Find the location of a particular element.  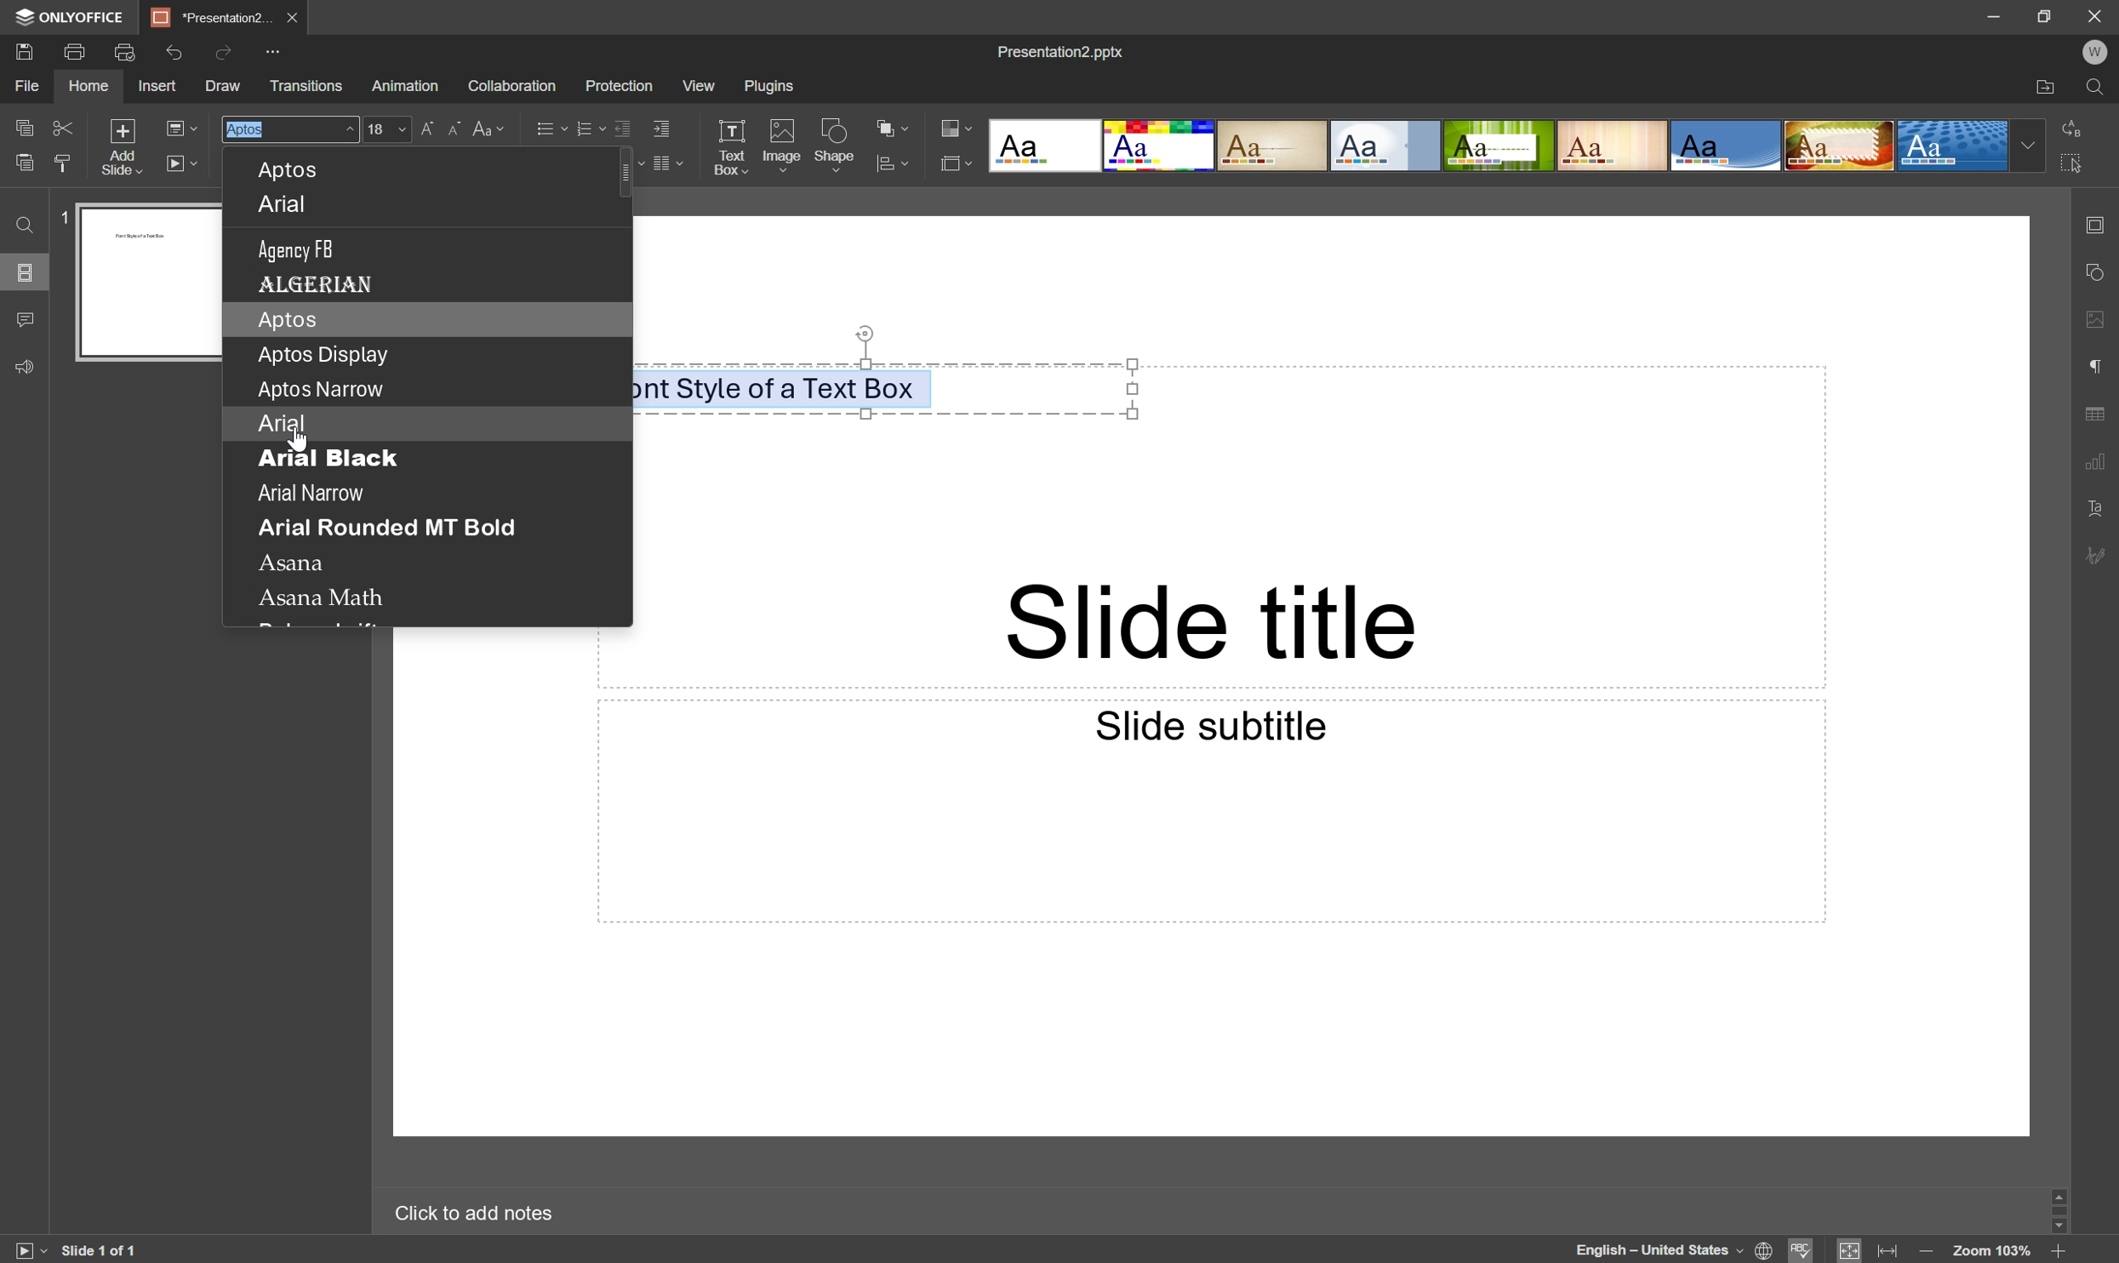

*Presentation2... is located at coordinates (212, 17).